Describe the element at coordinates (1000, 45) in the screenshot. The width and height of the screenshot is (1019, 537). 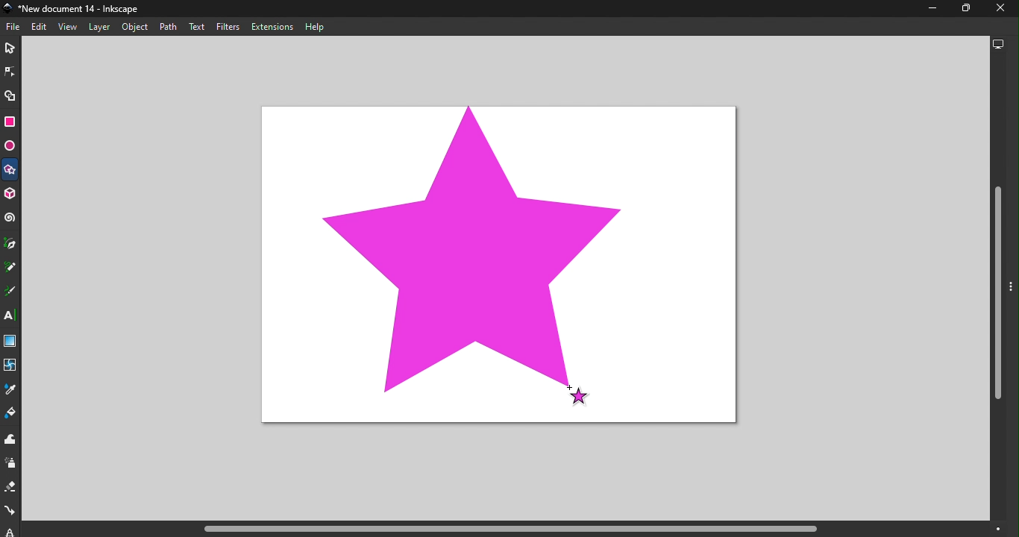
I see `Display options` at that location.